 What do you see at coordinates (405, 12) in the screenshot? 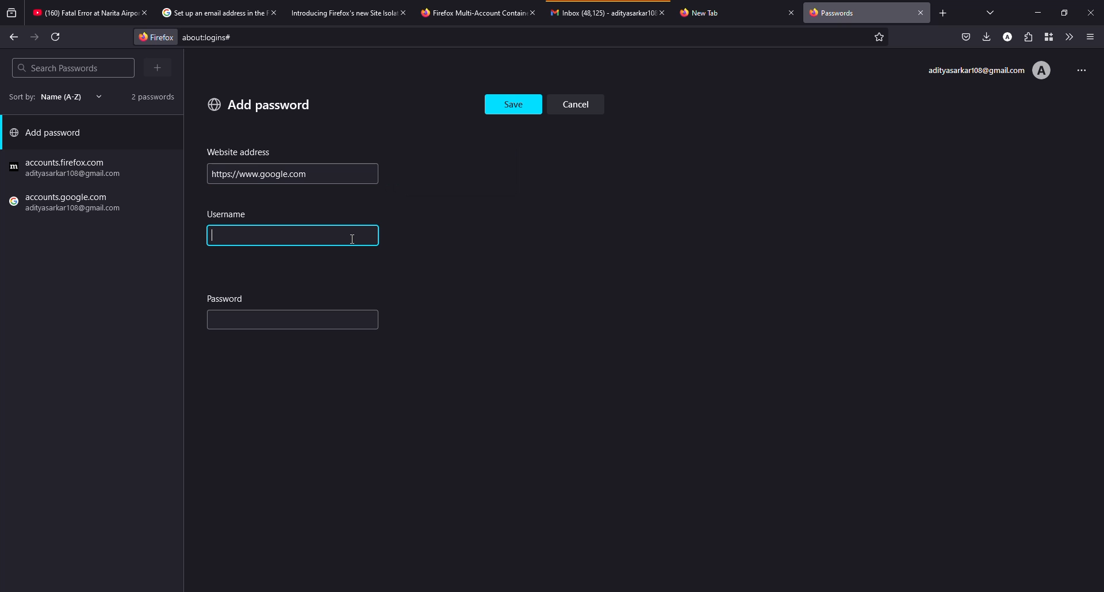
I see `close` at bounding box center [405, 12].